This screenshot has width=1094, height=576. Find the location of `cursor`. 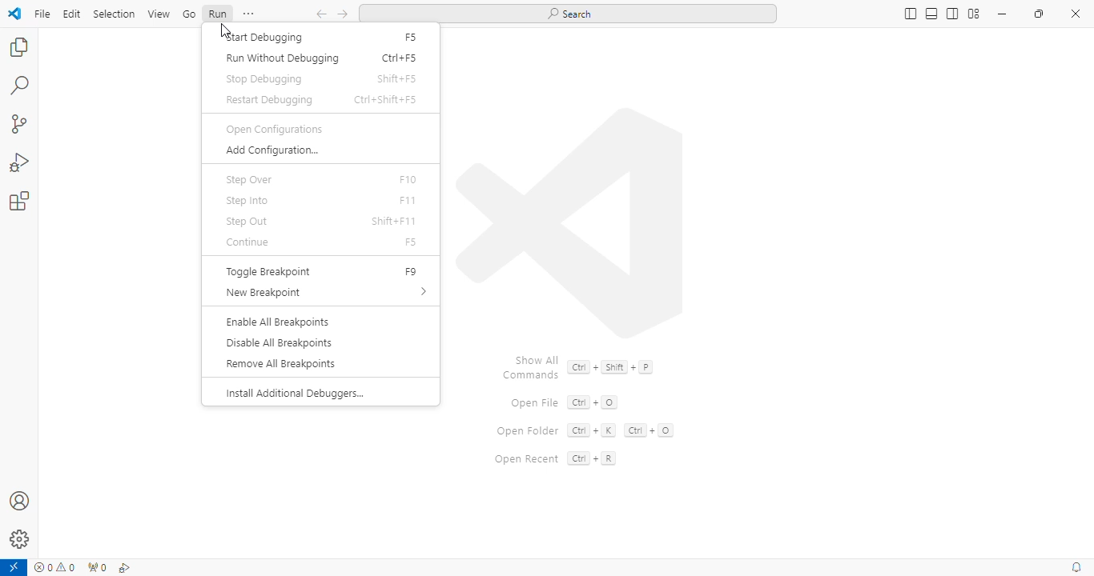

cursor is located at coordinates (227, 30).